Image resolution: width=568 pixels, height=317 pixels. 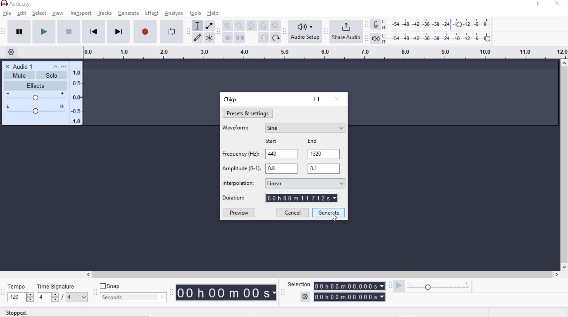 What do you see at coordinates (312, 141) in the screenshot?
I see `end` at bounding box center [312, 141].